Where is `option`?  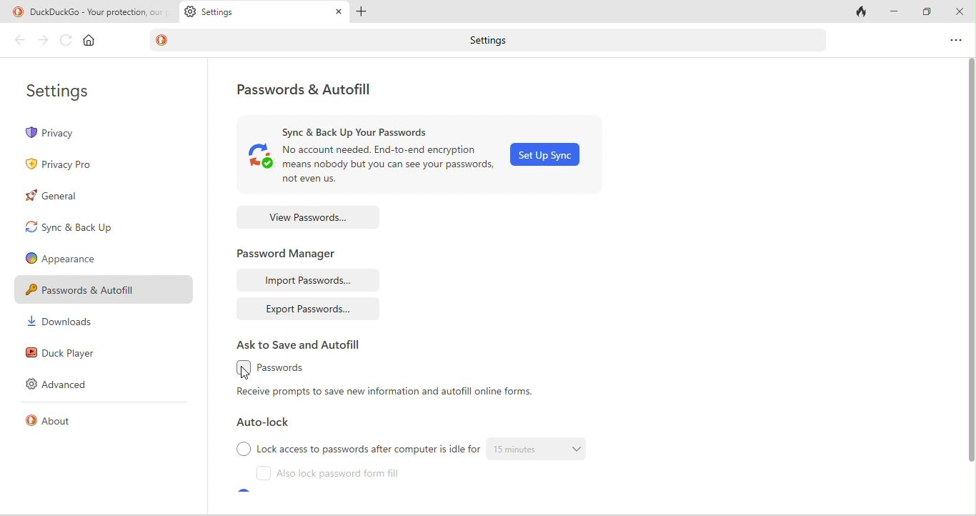 option is located at coordinates (955, 41).